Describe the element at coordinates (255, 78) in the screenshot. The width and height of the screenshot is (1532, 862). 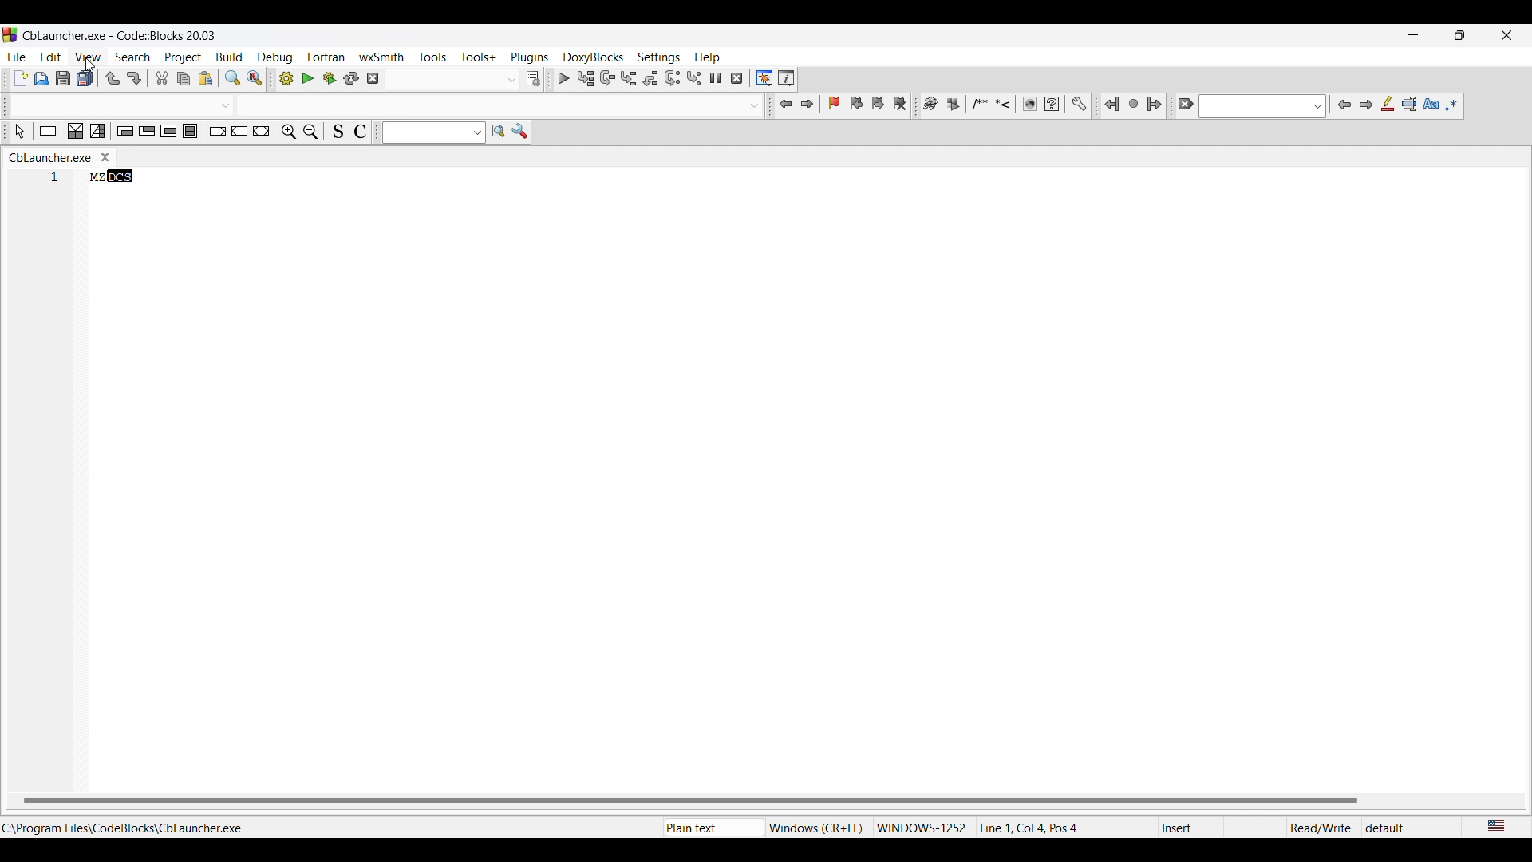
I see `Replace` at that location.